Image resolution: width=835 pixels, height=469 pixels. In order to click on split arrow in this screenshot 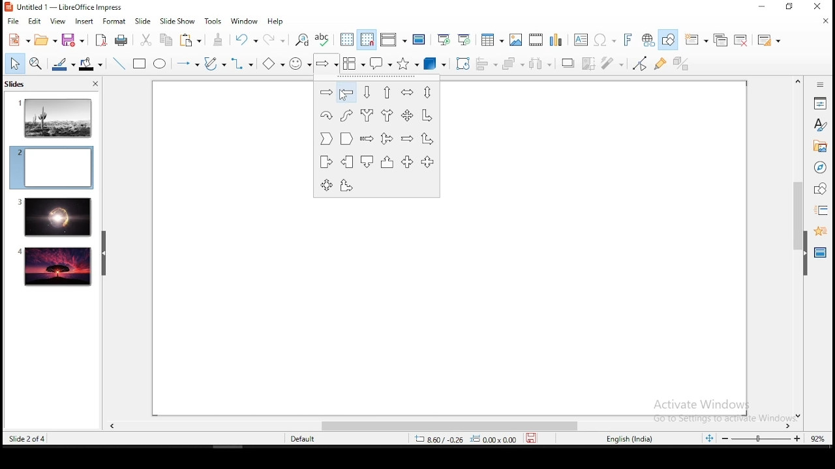, I will do `click(368, 115)`.